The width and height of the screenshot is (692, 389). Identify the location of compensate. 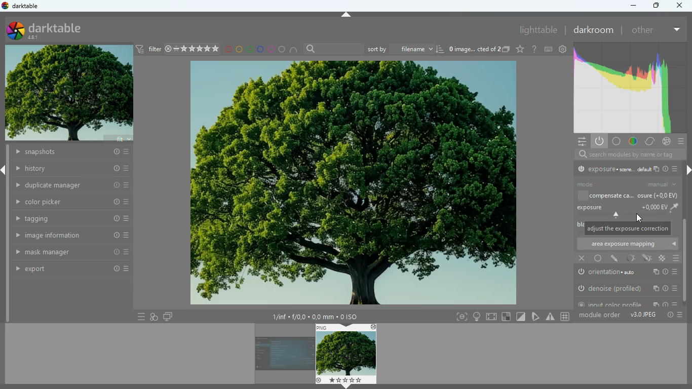
(631, 195).